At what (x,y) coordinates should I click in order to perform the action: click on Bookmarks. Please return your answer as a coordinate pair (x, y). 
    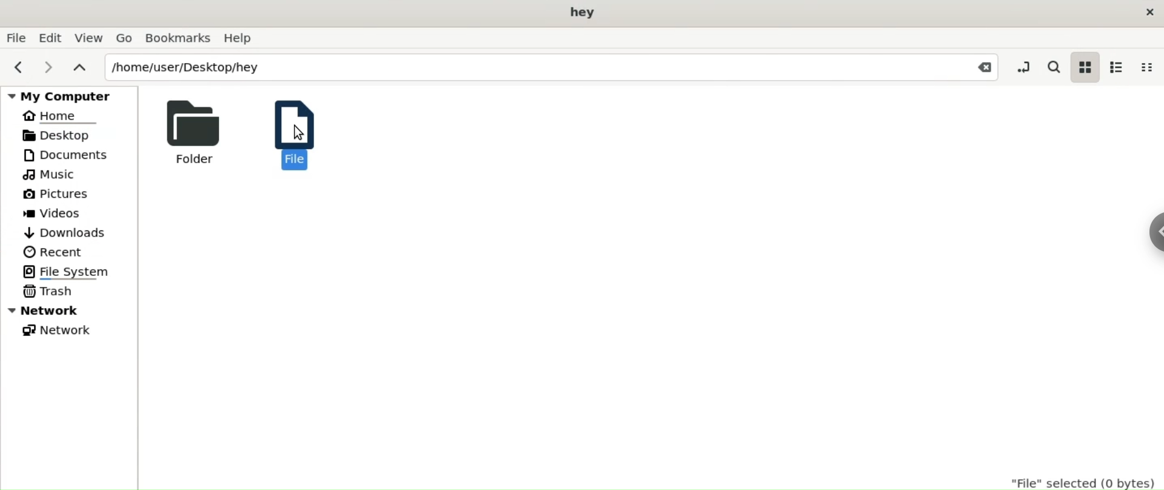
    Looking at the image, I should click on (179, 39).